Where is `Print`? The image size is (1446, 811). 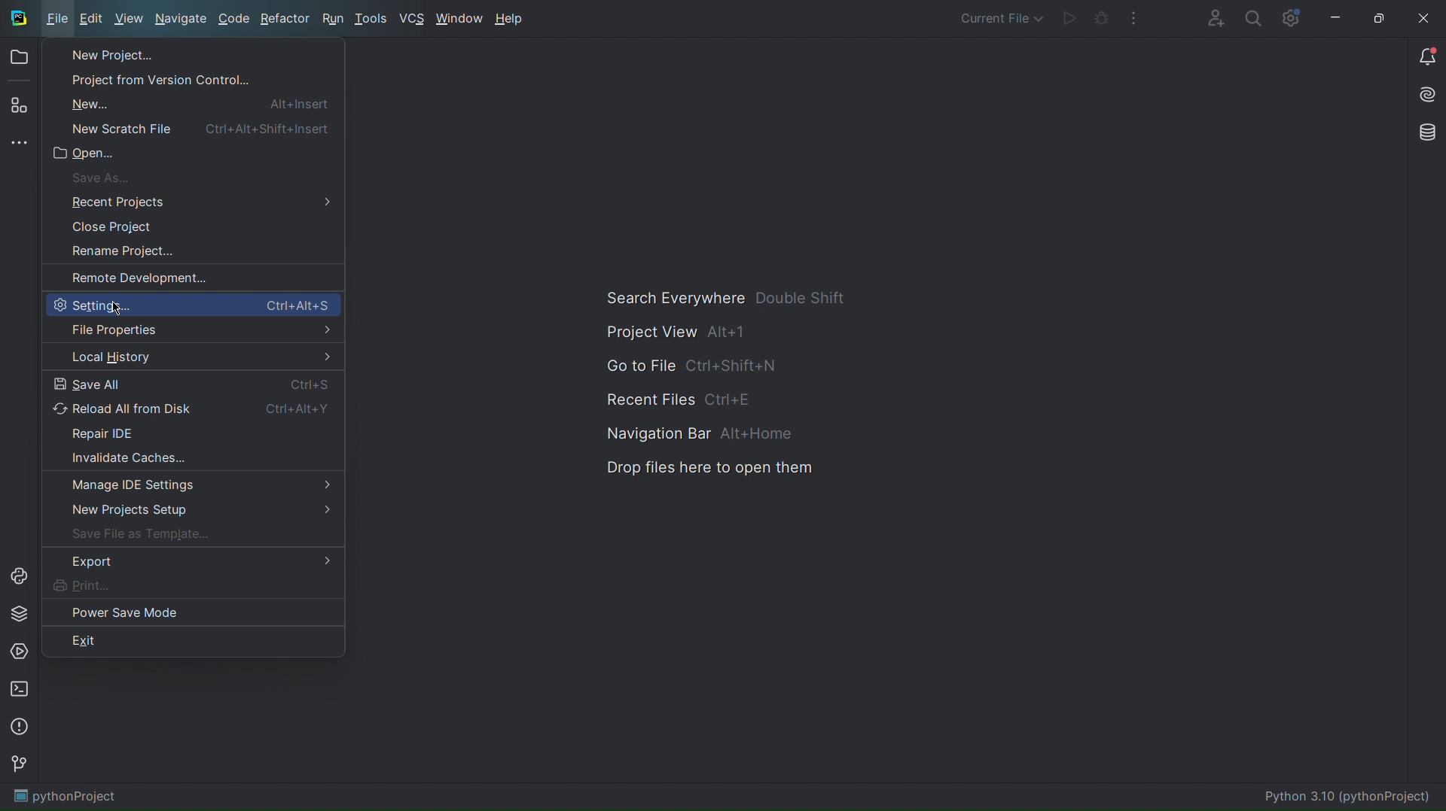
Print is located at coordinates (199, 588).